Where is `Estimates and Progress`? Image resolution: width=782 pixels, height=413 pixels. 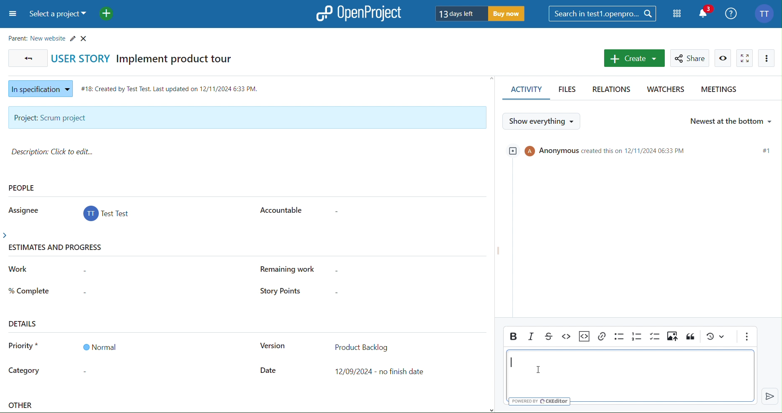
Estimates and Progress is located at coordinates (58, 248).